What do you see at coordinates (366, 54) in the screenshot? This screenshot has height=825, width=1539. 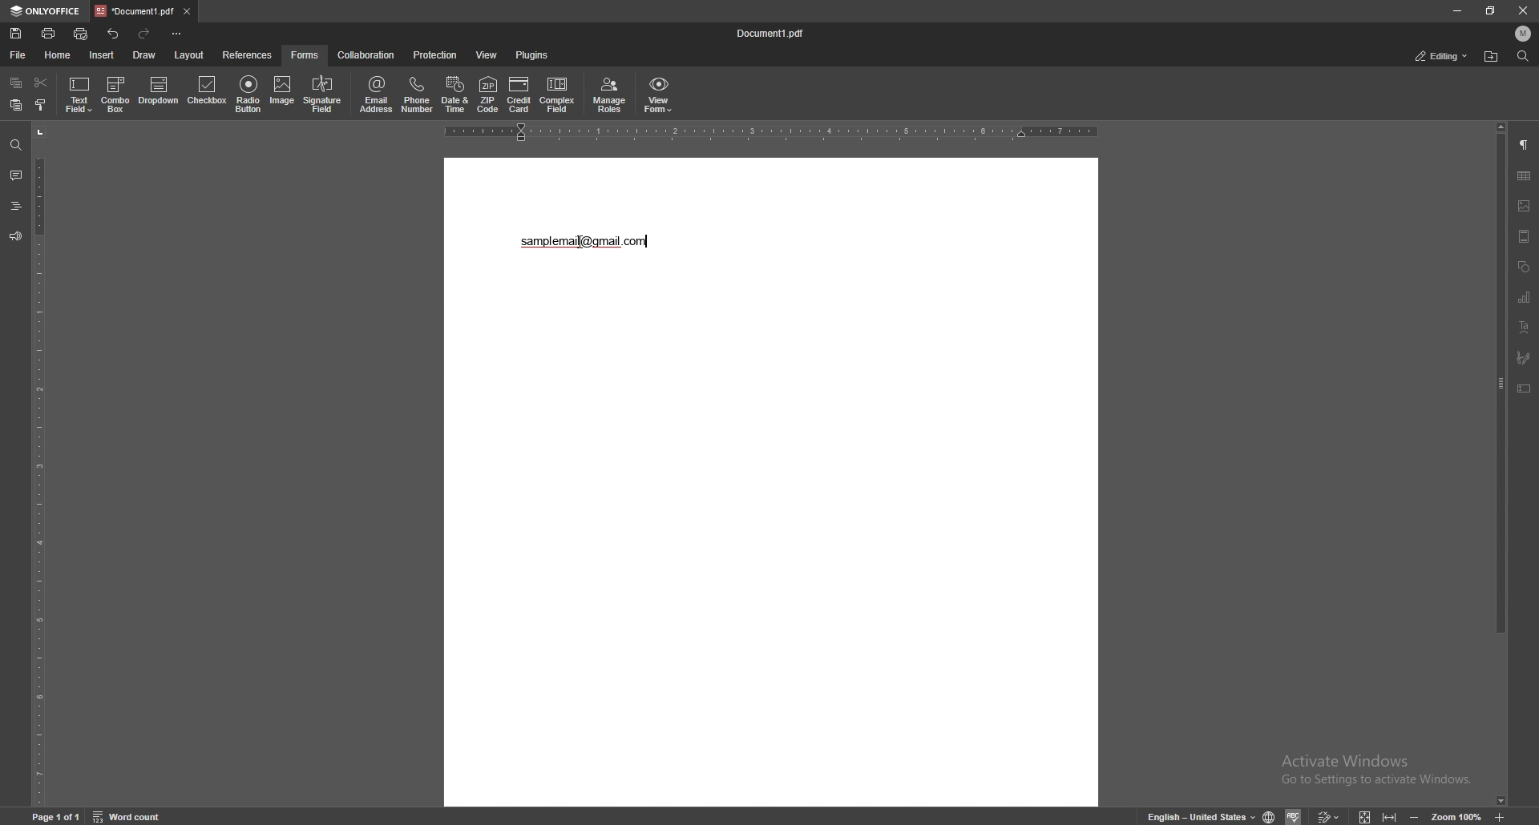 I see `collaboration` at bounding box center [366, 54].